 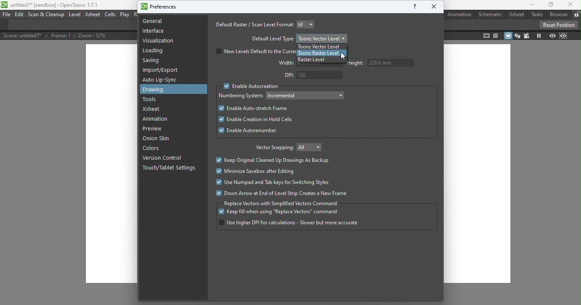 I want to click on Animation, so click(x=157, y=120).